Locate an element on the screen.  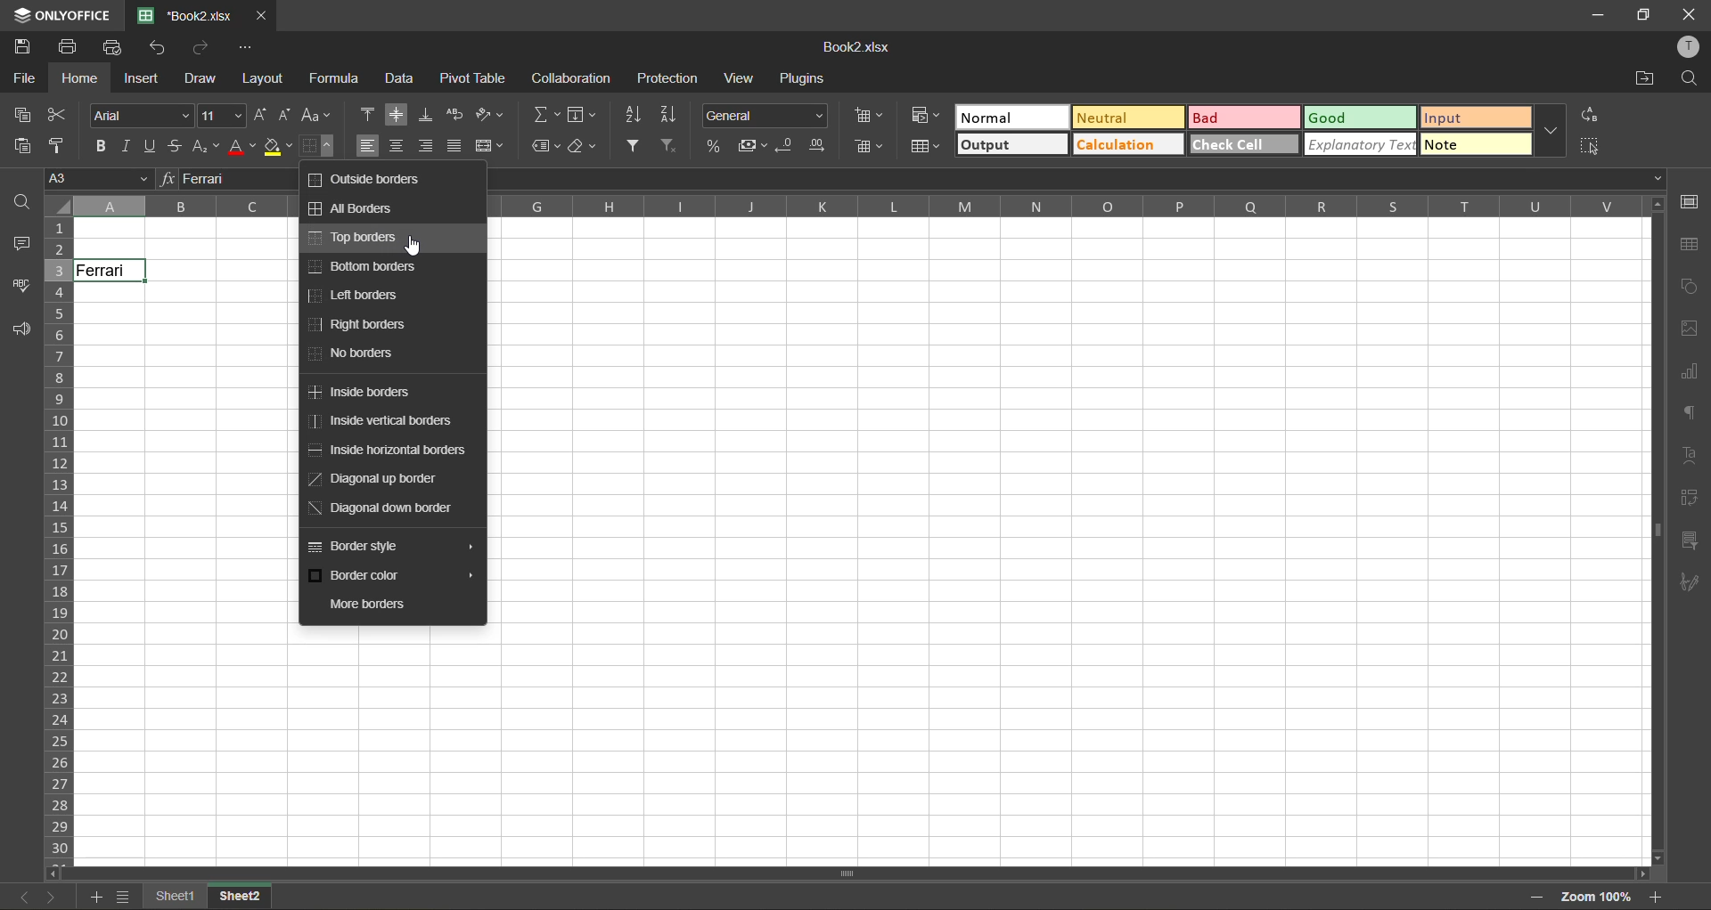
named ranges is located at coordinates (546, 147).